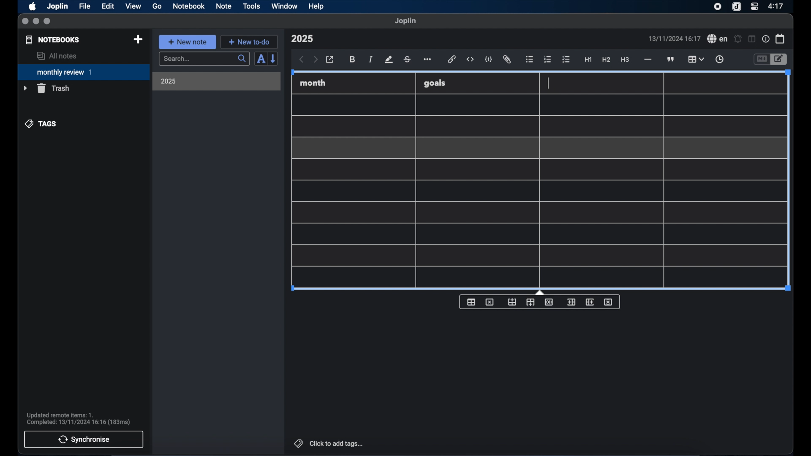  What do you see at coordinates (353, 60) in the screenshot?
I see `bold` at bounding box center [353, 60].